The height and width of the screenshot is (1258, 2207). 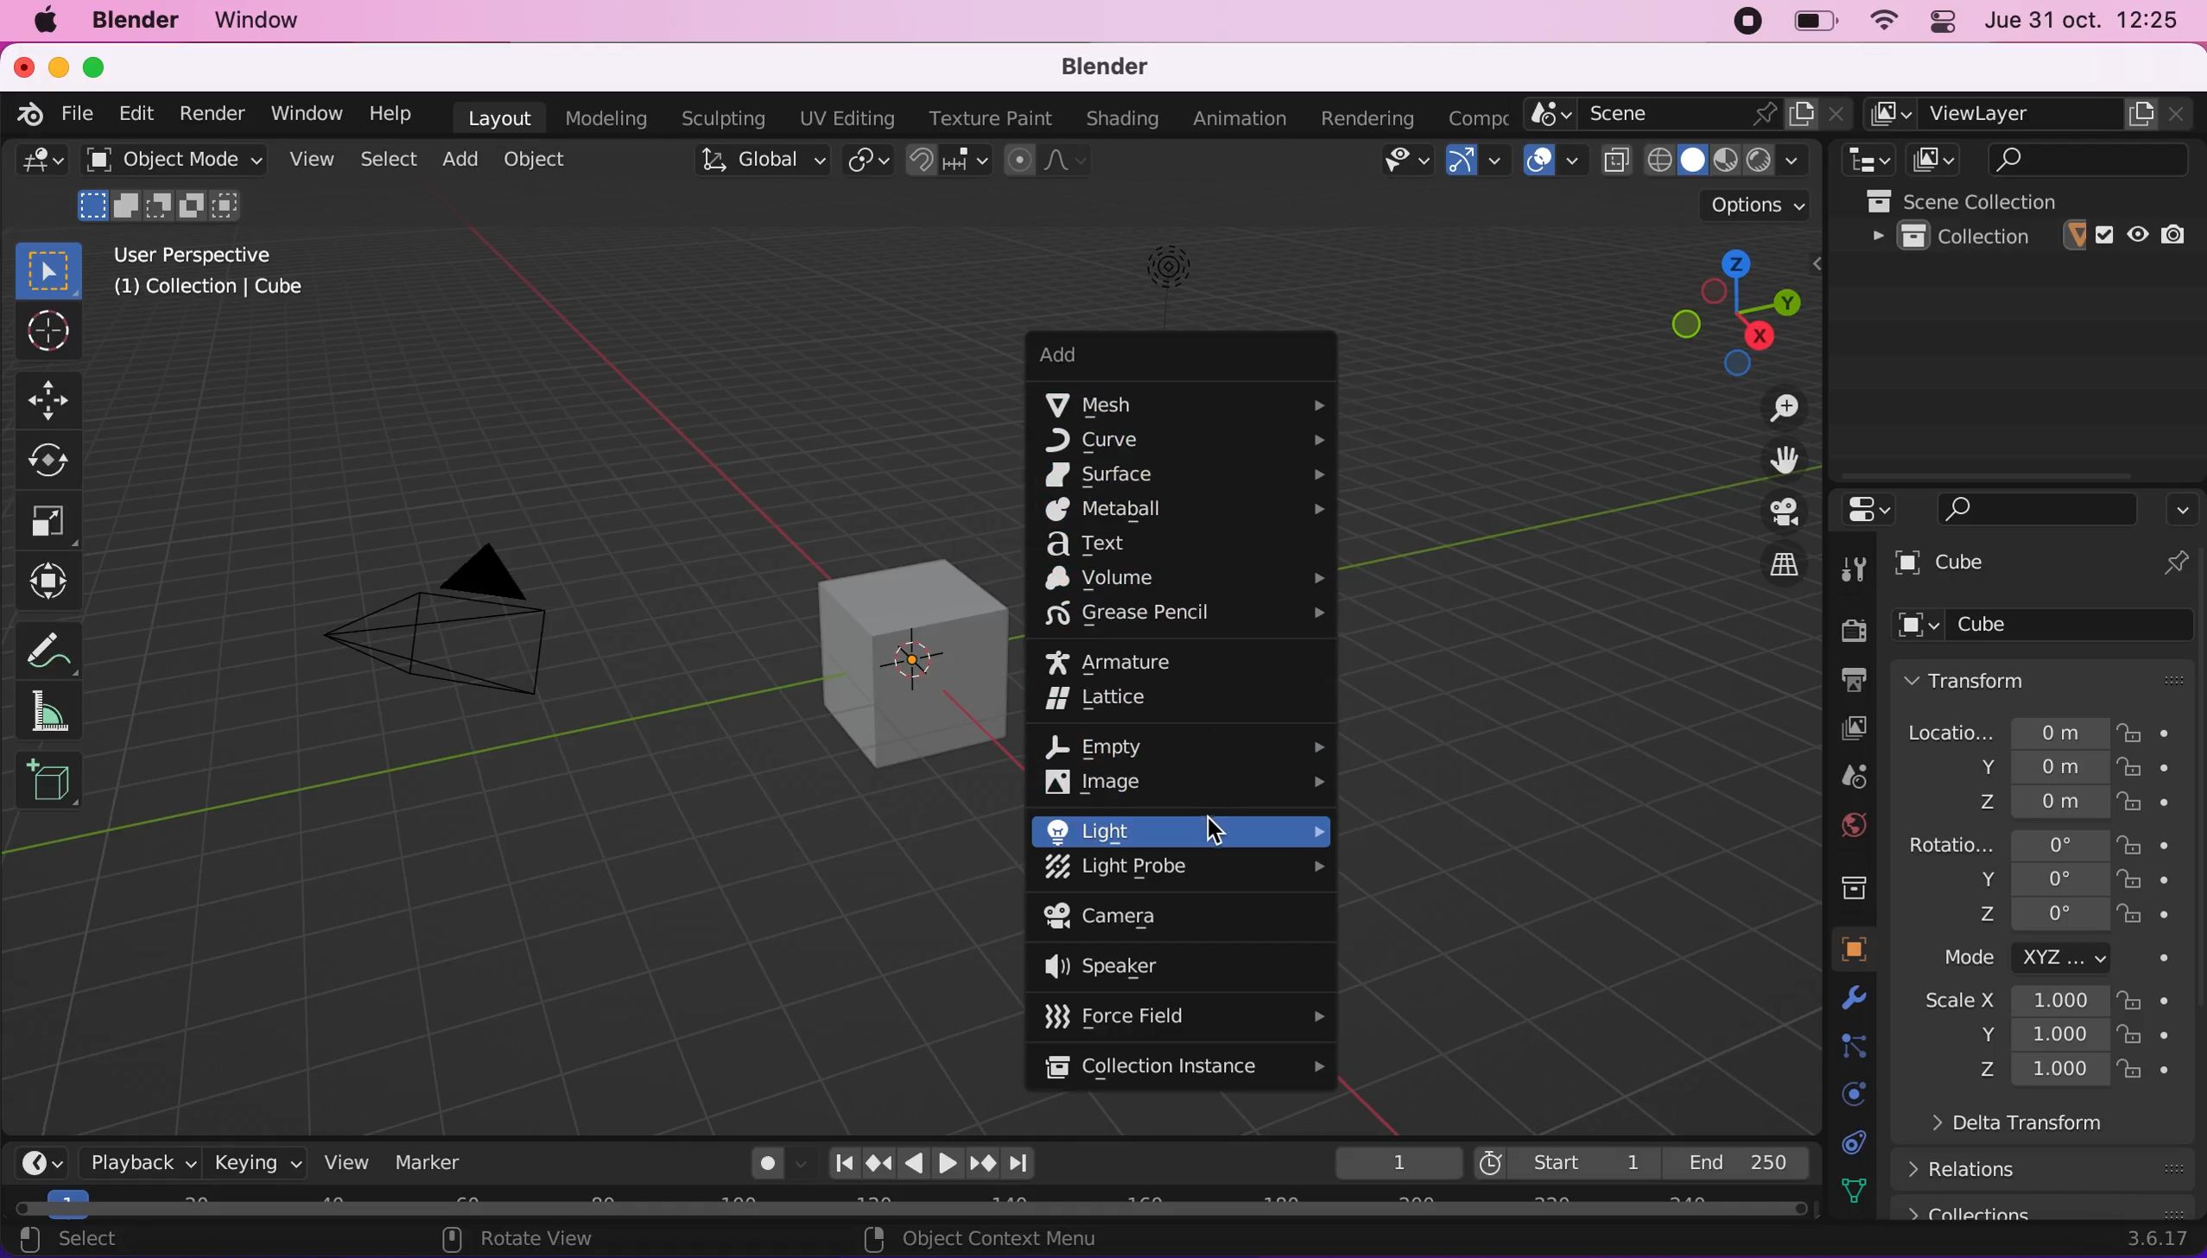 I want to click on force field, so click(x=1181, y=1014).